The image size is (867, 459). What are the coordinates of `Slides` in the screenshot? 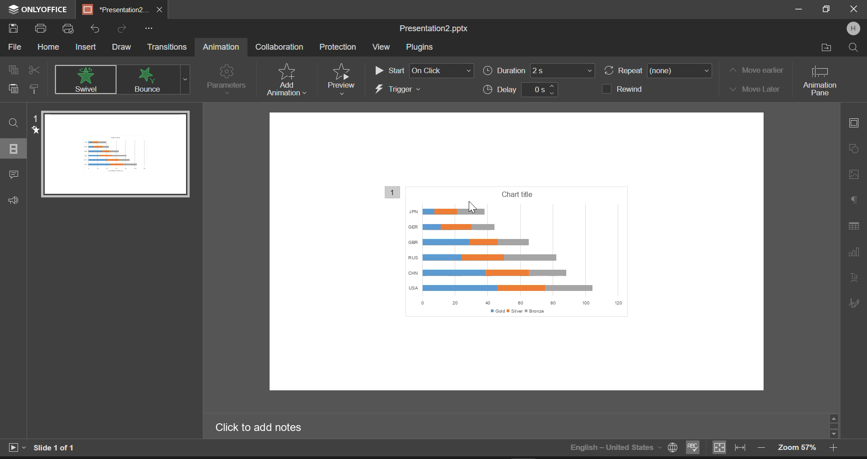 It's located at (14, 149).